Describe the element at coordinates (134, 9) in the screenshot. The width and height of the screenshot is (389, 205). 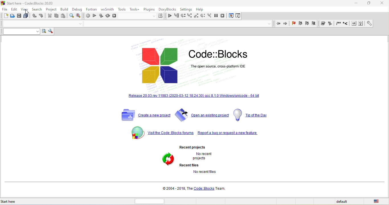
I see `tools+` at that location.